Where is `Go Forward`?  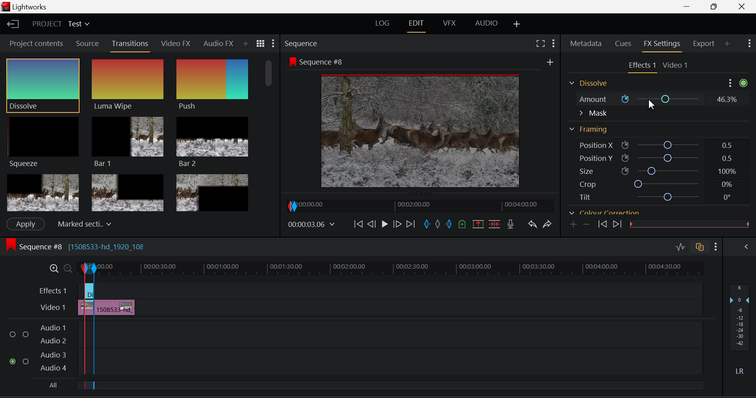
Go Forward is located at coordinates (398, 225).